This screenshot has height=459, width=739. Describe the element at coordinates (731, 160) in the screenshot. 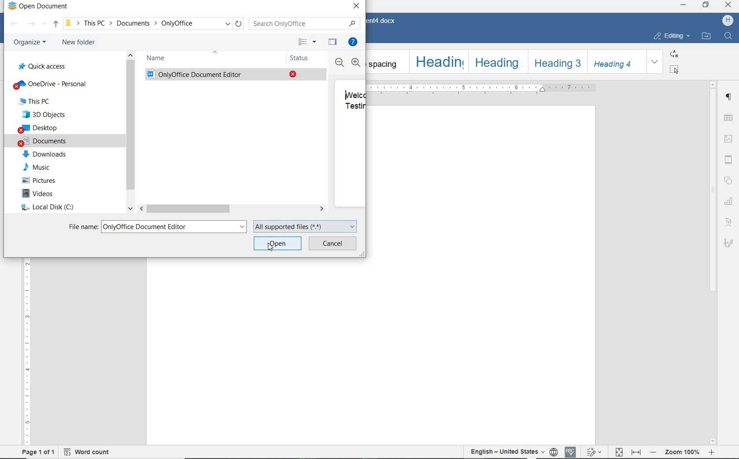

I see `Head and Footer` at that location.